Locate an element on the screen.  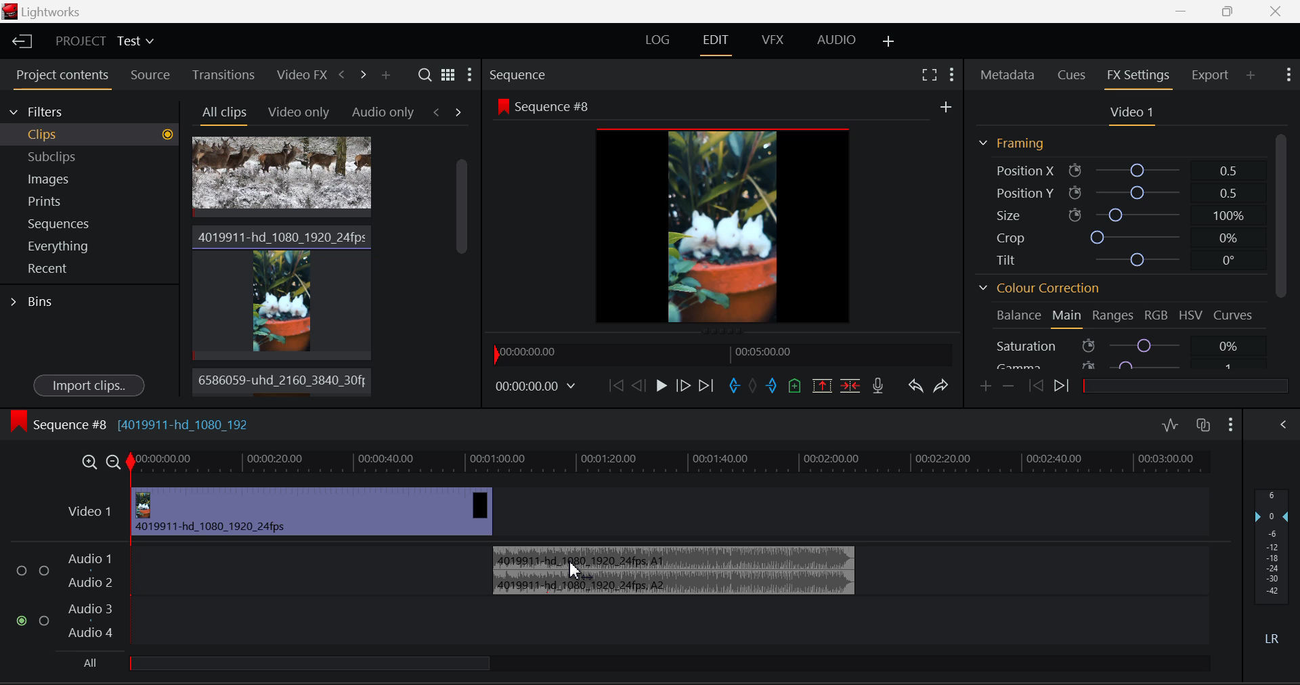
Add Panel is located at coordinates (1251, 76).